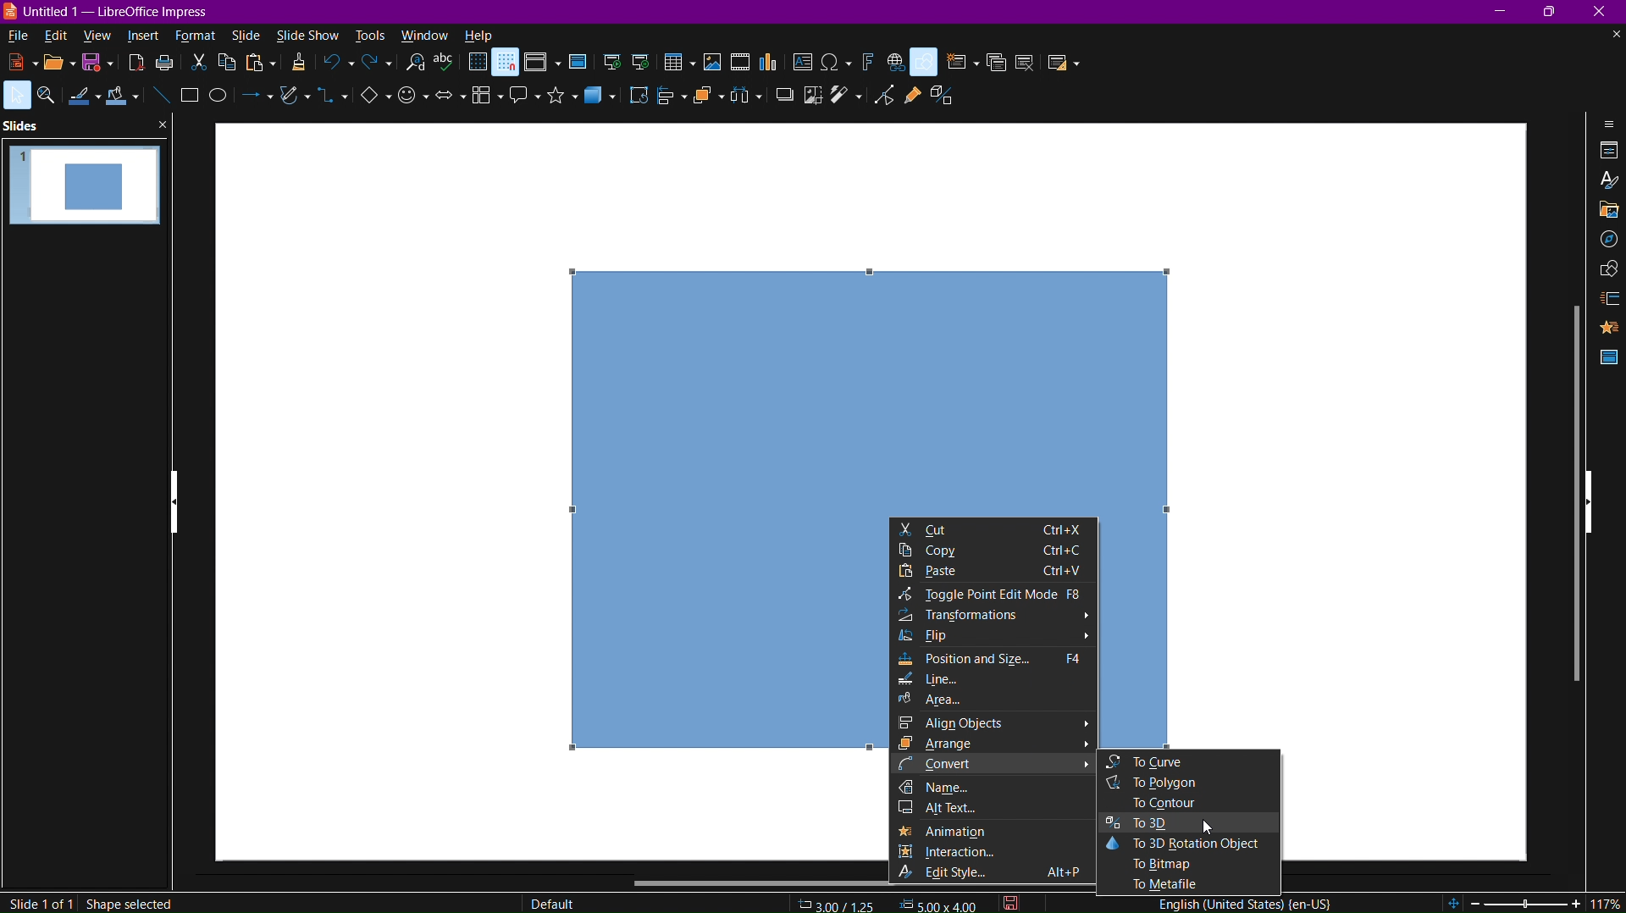 This screenshot has width=1626, height=913. Describe the element at coordinates (230, 65) in the screenshot. I see `Copy` at that location.